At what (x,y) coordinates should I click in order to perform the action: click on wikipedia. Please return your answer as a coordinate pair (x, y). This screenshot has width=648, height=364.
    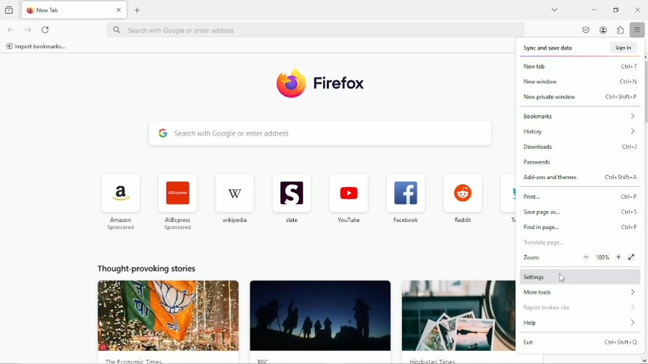
    Looking at the image, I should click on (236, 220).